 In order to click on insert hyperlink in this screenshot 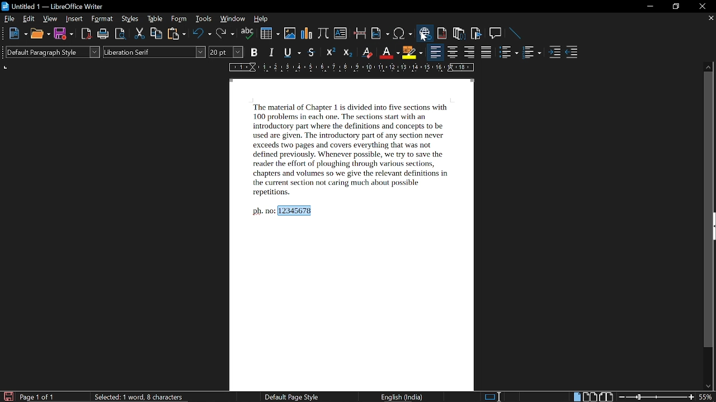, I will do `click(424, 33)`.